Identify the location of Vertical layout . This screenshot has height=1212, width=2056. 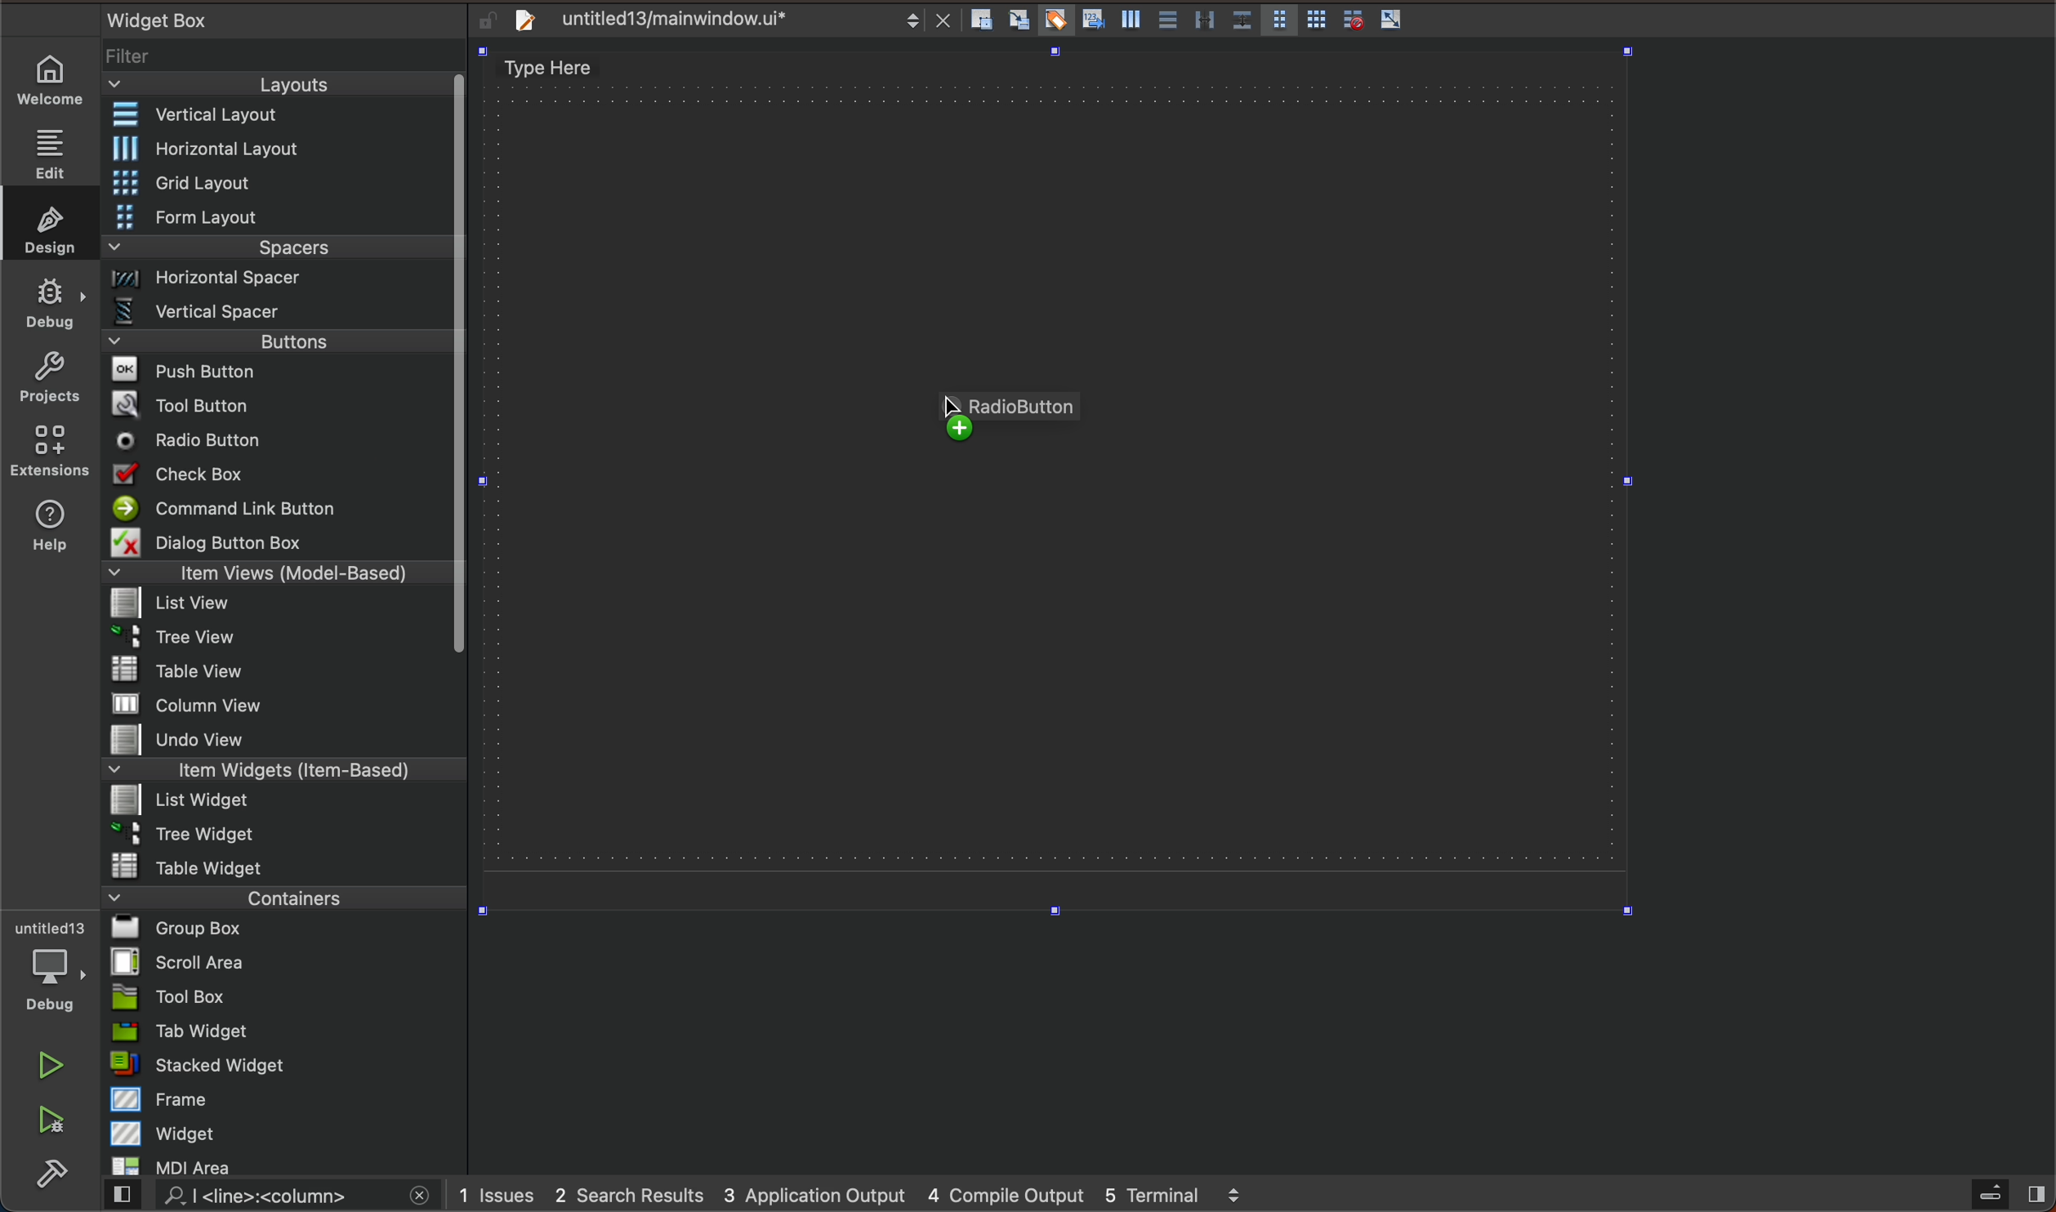
(280, 116).